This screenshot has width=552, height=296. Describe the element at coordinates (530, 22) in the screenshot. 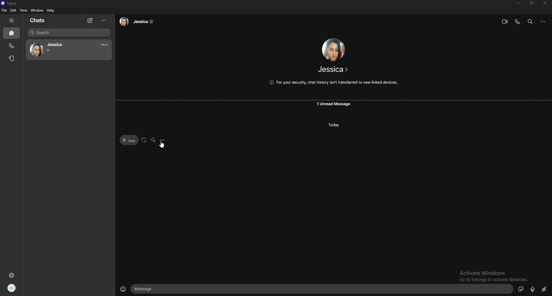

I see `search messages` at that location.